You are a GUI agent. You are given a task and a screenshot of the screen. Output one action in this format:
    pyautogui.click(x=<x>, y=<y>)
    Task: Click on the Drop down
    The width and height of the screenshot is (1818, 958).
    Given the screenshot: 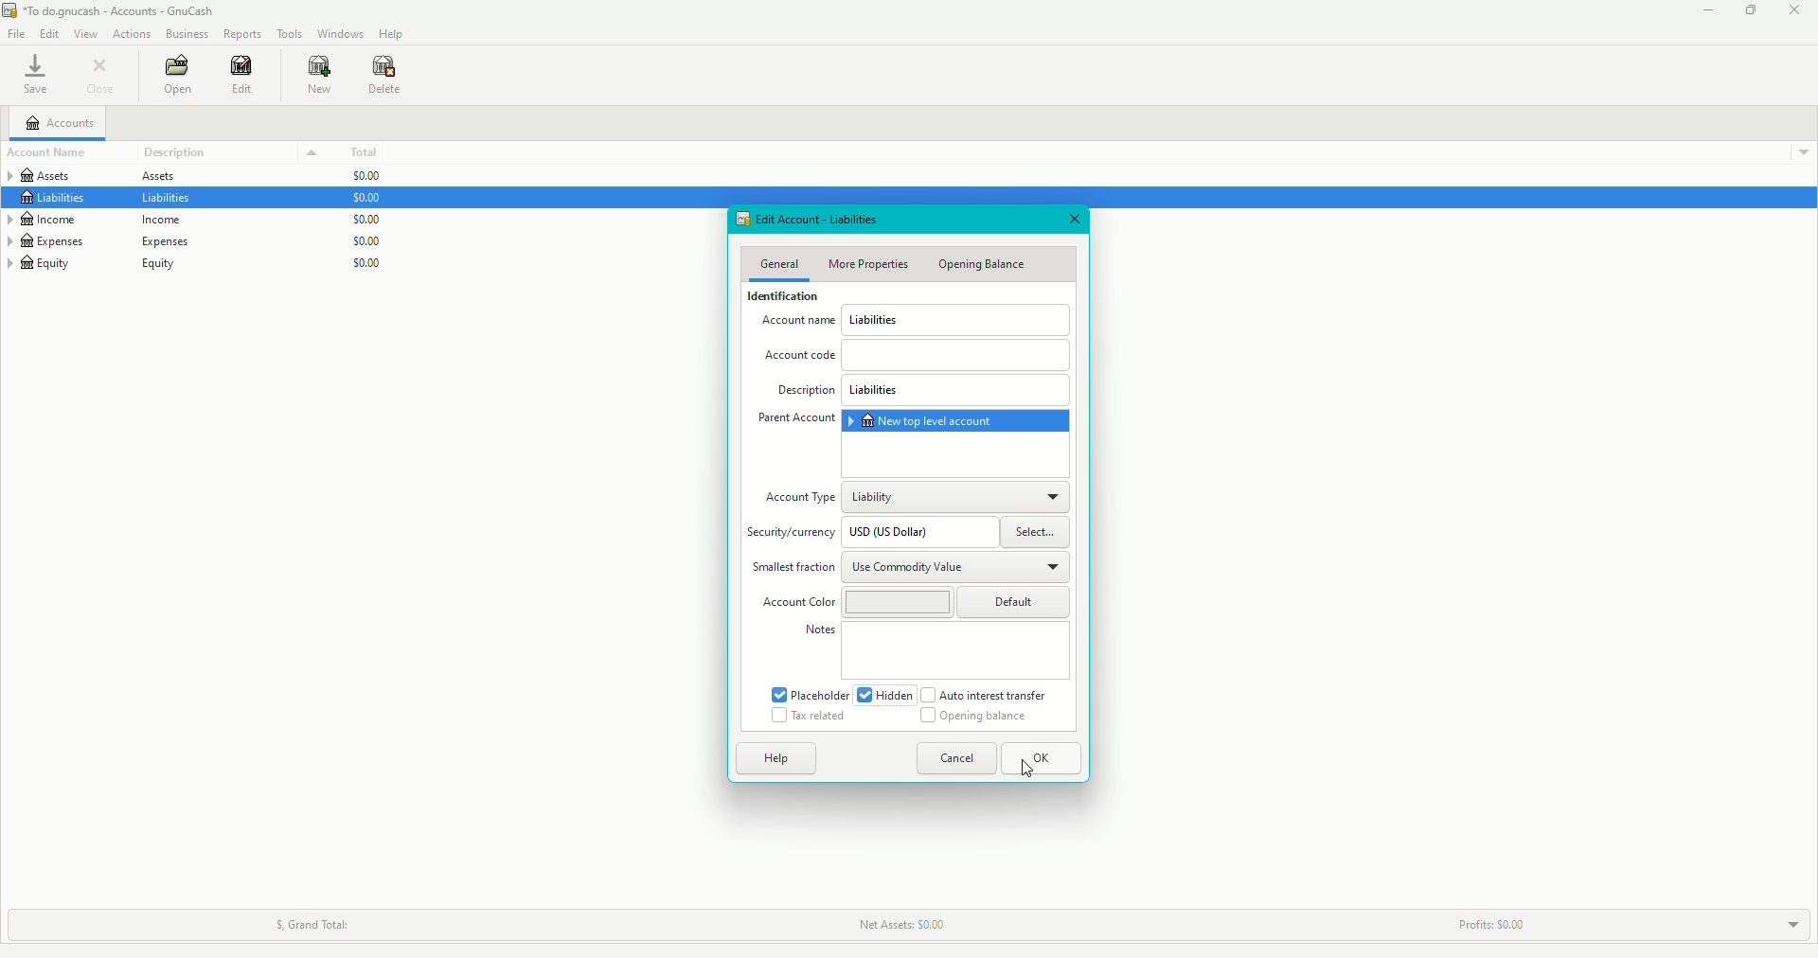 What is the action you would take?
    pyautogui.click(x=311, y=152)
    